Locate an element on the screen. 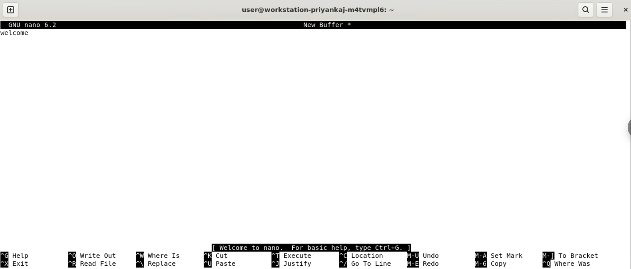 Image resolution: width=631 pixels, height=269 pixels. where is is located at coordinates (157, 255).